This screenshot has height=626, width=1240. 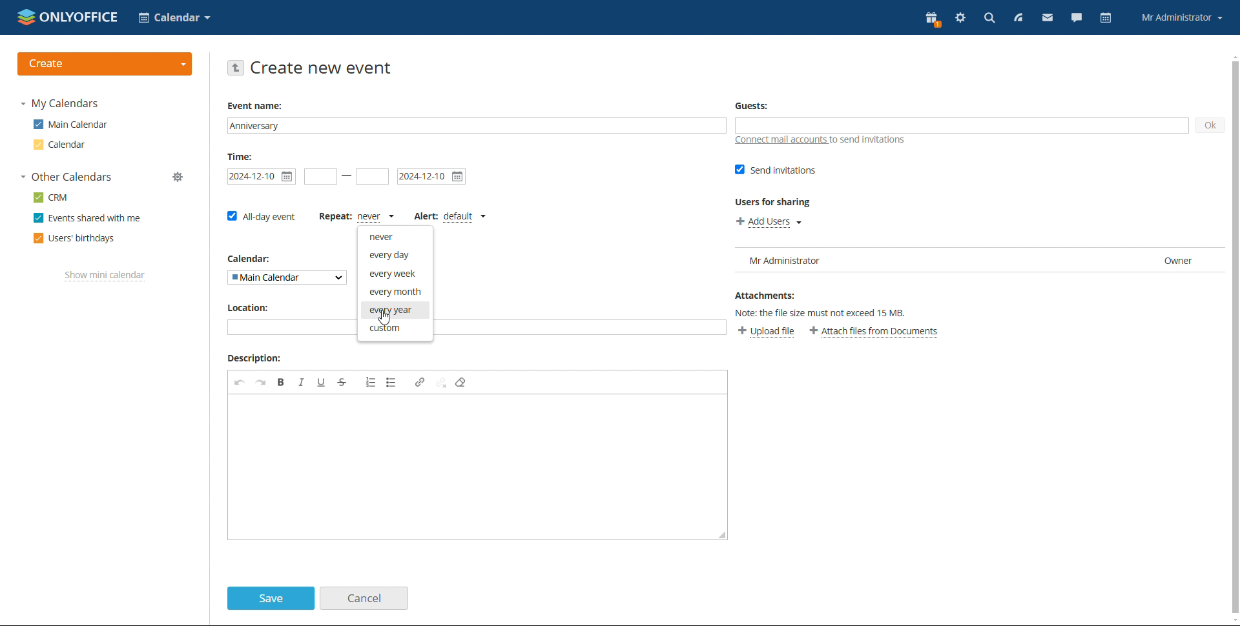 I want to click on calendar, so click(x=59, y=146).